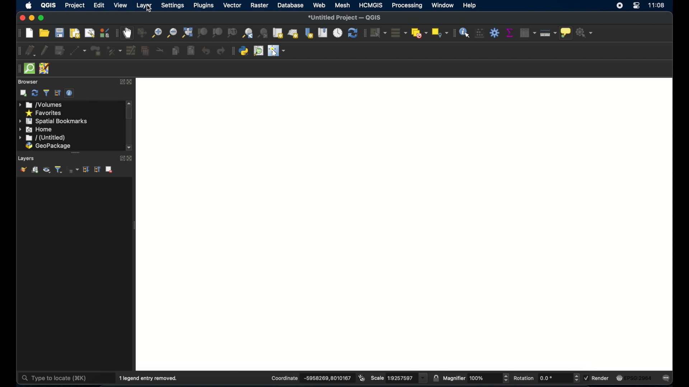 The width and height of the screenshot is (689, 387). I want to click on selection toolbar, so click(364, 33).